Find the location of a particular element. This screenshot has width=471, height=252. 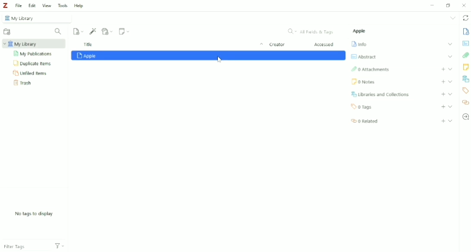

Attachments is located at coordinates (465, 55).